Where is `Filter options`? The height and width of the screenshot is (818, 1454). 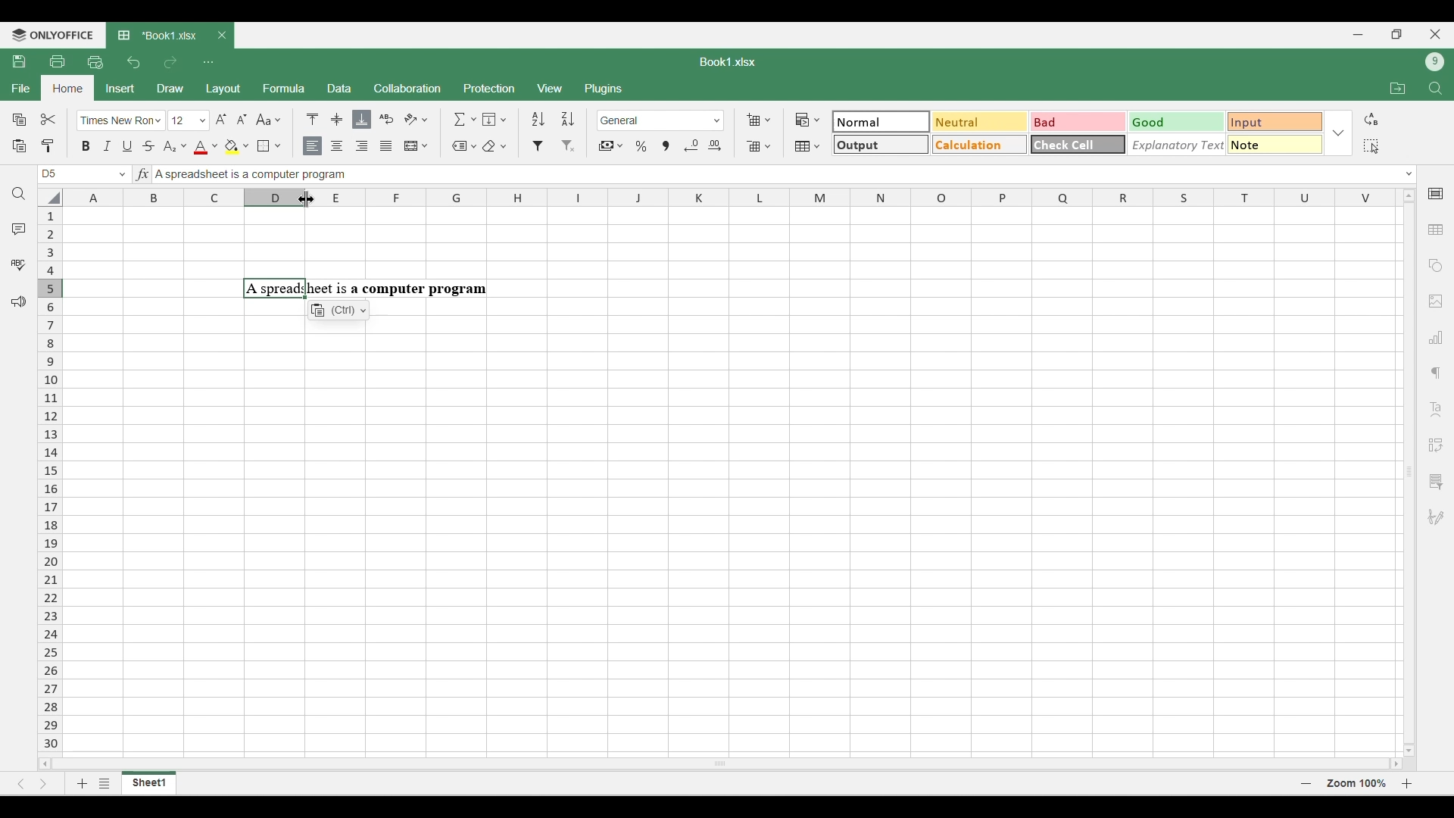
Filter options is located at coordinates (554, 146).